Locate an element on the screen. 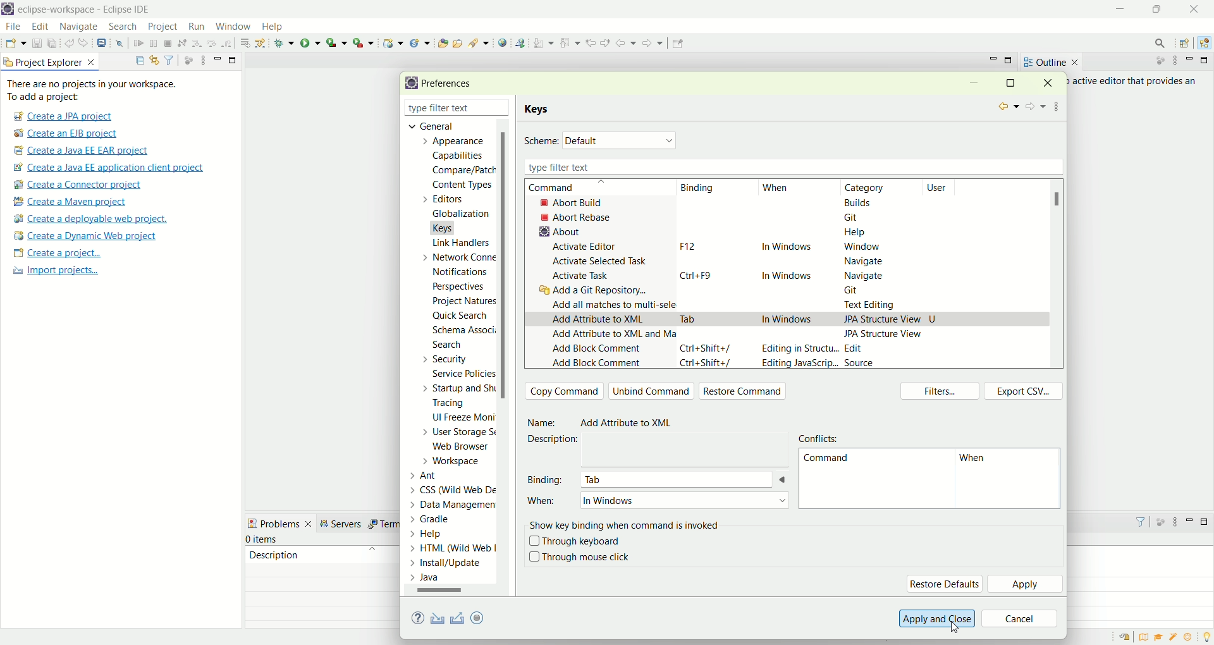 This screenshot has height=645, width=1214. in windows is located at coordinates (788, 273).